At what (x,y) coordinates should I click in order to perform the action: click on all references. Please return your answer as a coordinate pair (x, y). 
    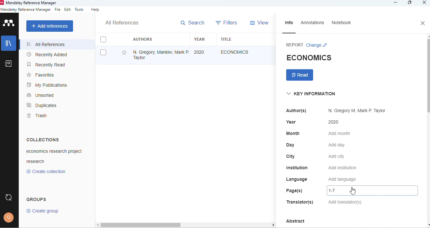
    Looking at the image, I should click on (46, 44).